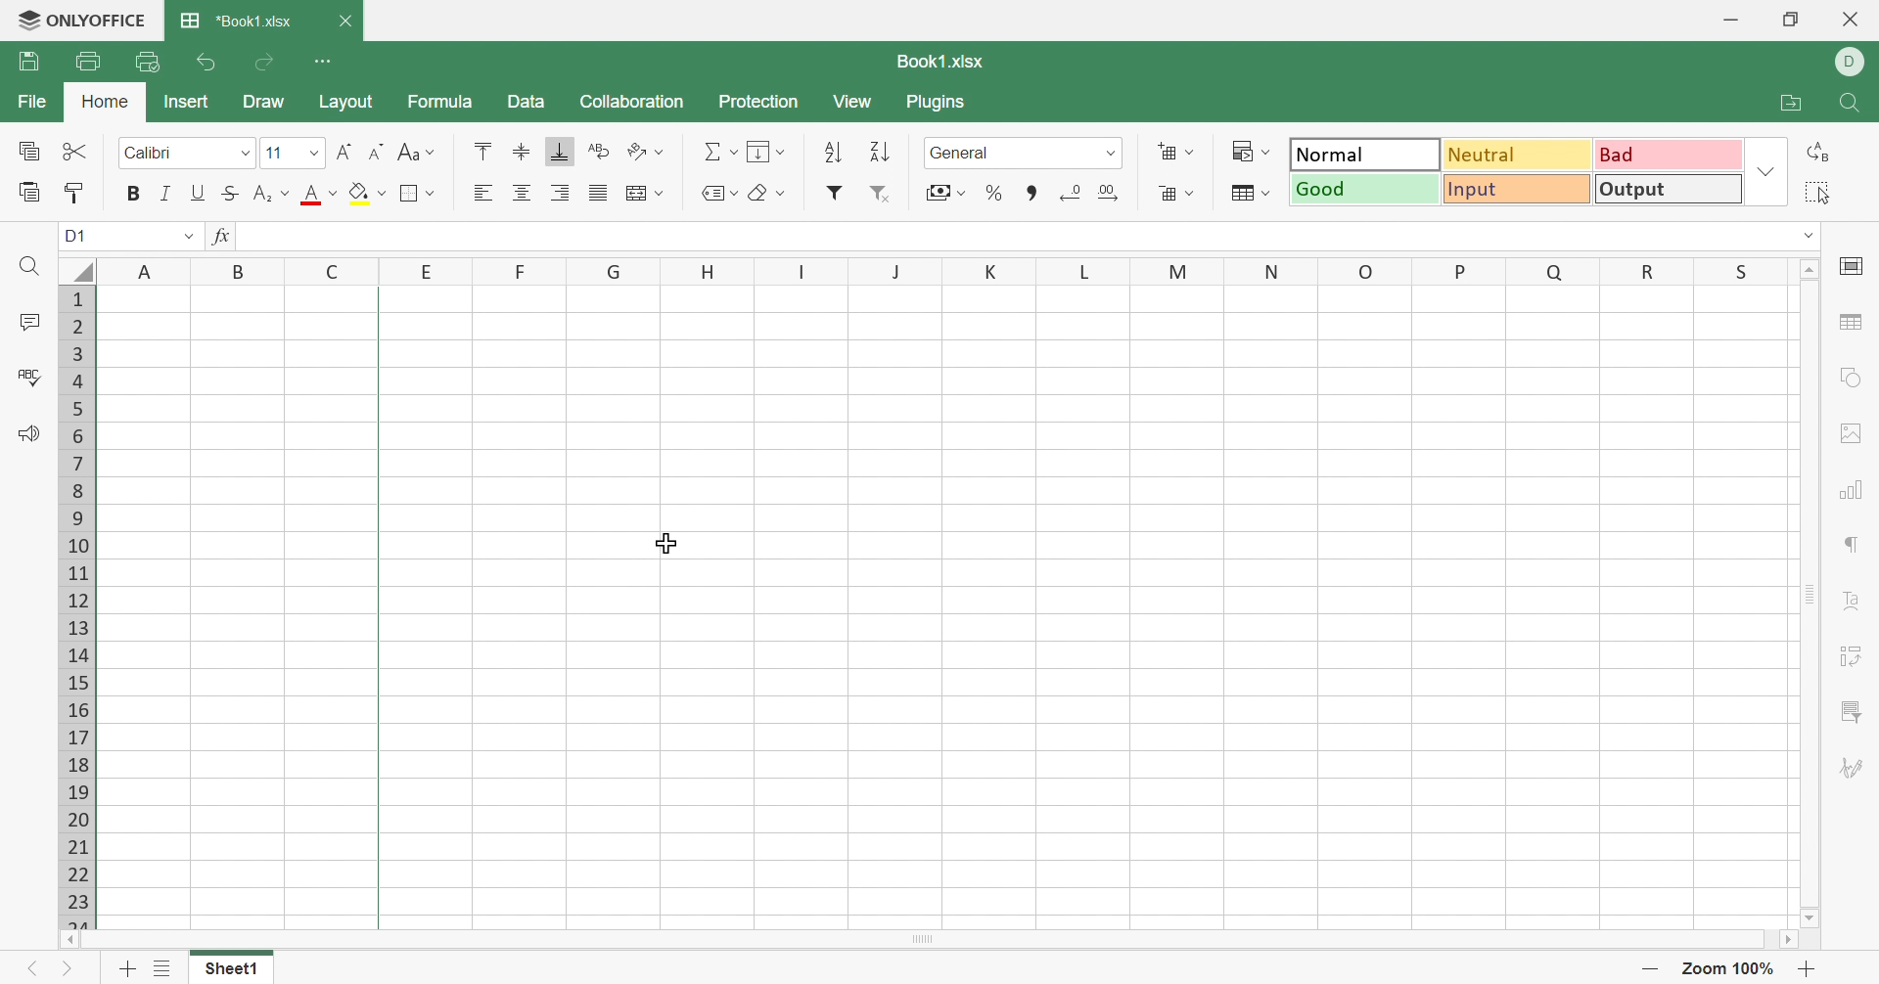 The image size is (1879, 984). Describe the element at coordinates (30, 321) in the screenshot. I see `Comments` at that location.